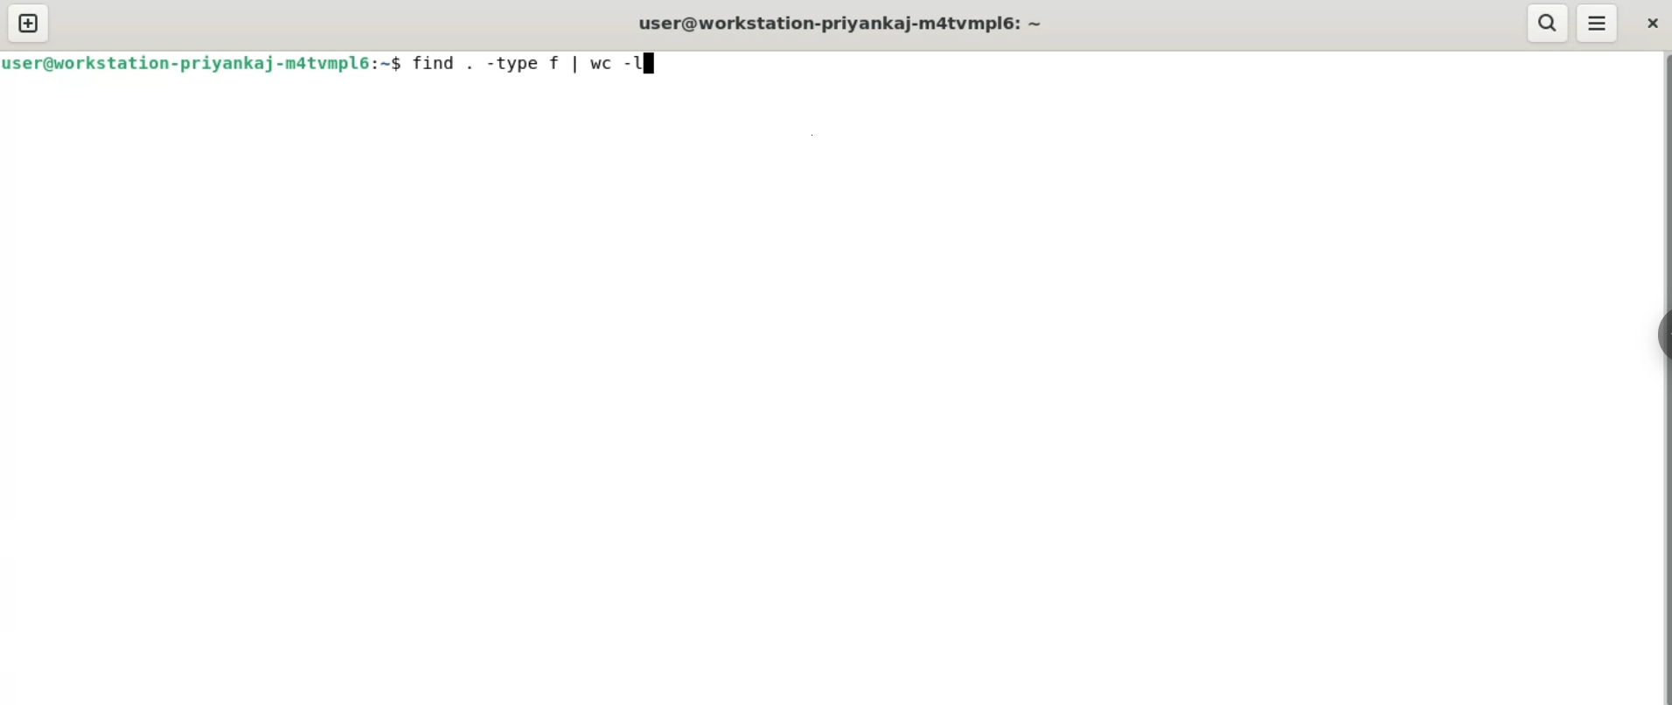 The image size is (1672, 705). Describe the element at coordinates (524, 62) in the screenshot. I see `find . -type f | wc -l` at that location.